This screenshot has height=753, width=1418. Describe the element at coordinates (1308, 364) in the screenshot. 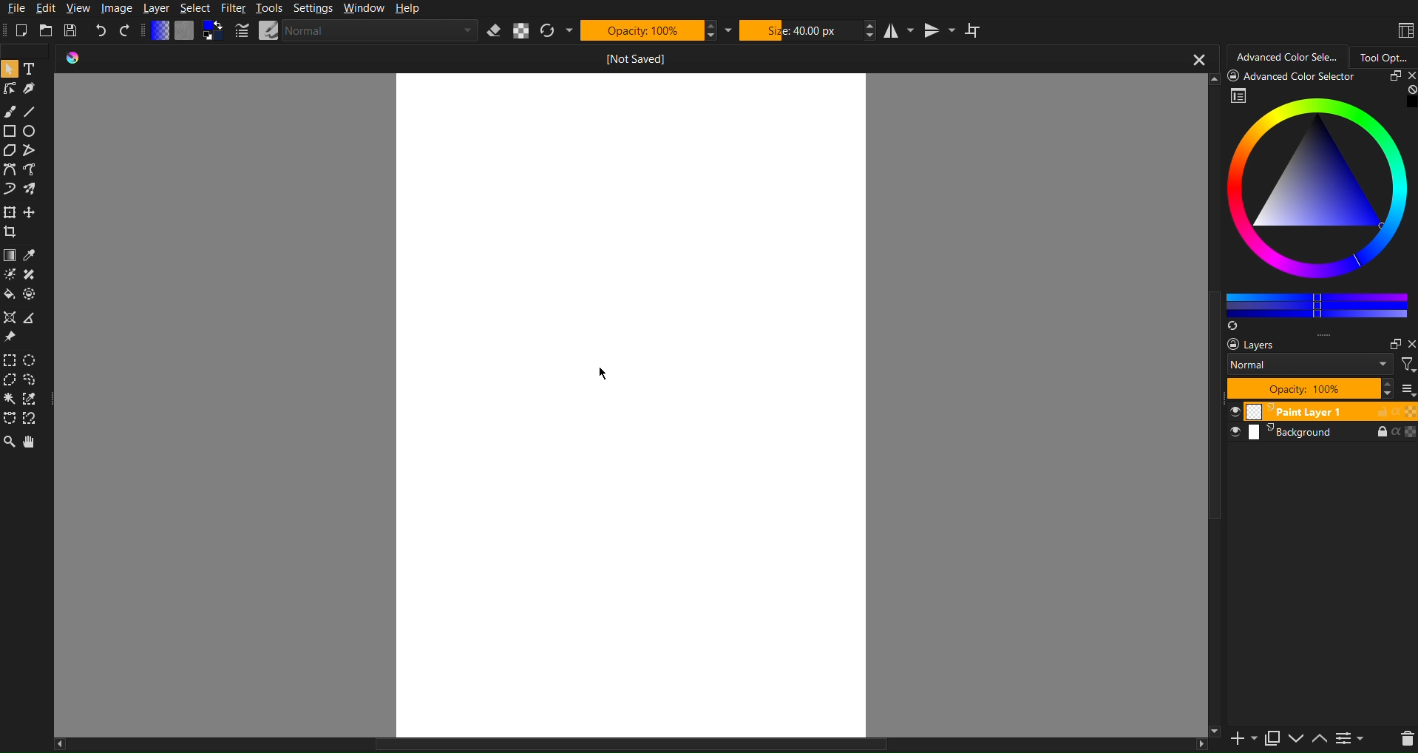

I see `normal` at that location.